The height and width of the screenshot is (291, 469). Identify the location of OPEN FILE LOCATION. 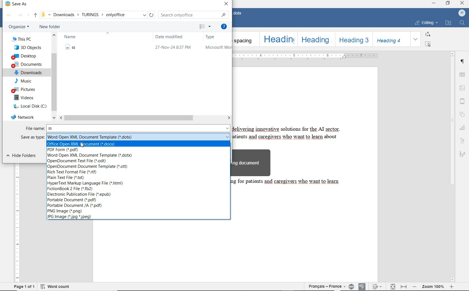
(448, 23).